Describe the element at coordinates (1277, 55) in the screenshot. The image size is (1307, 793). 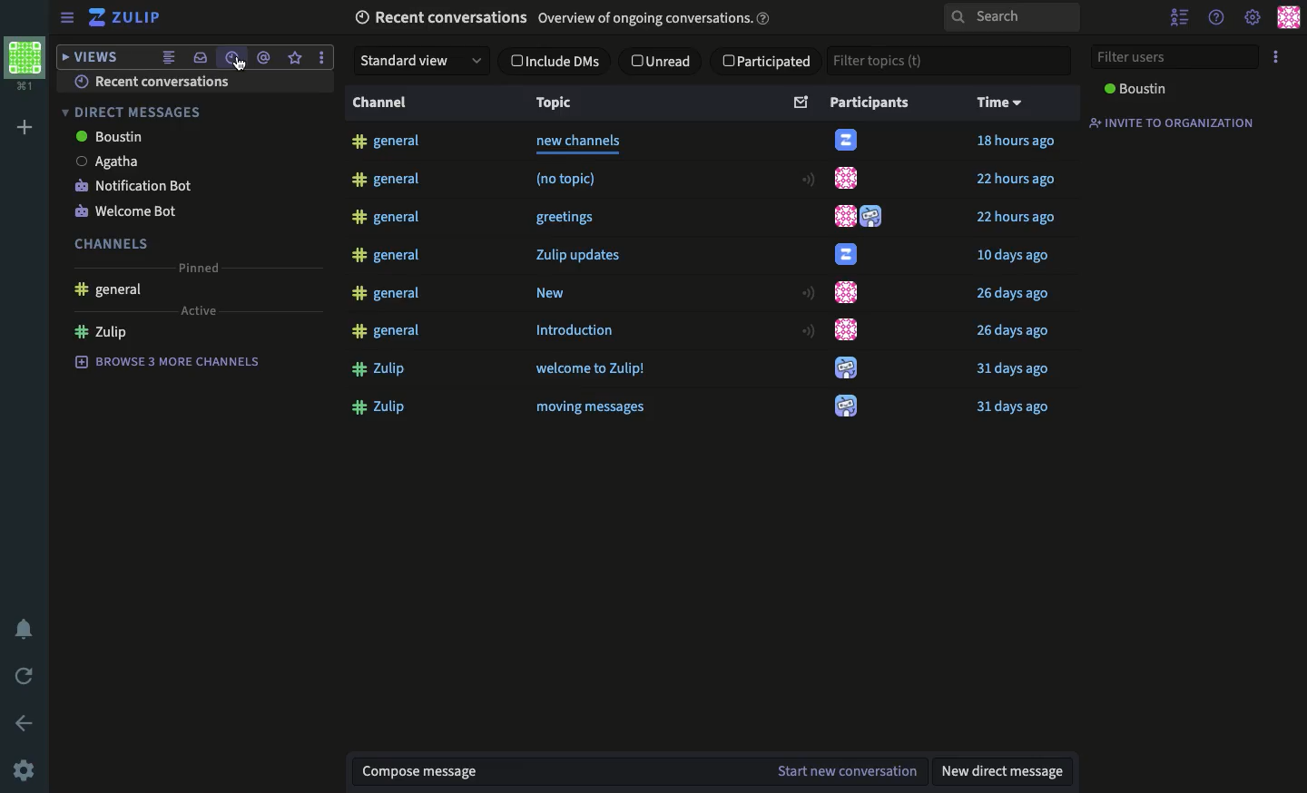
I see `options` at that location.